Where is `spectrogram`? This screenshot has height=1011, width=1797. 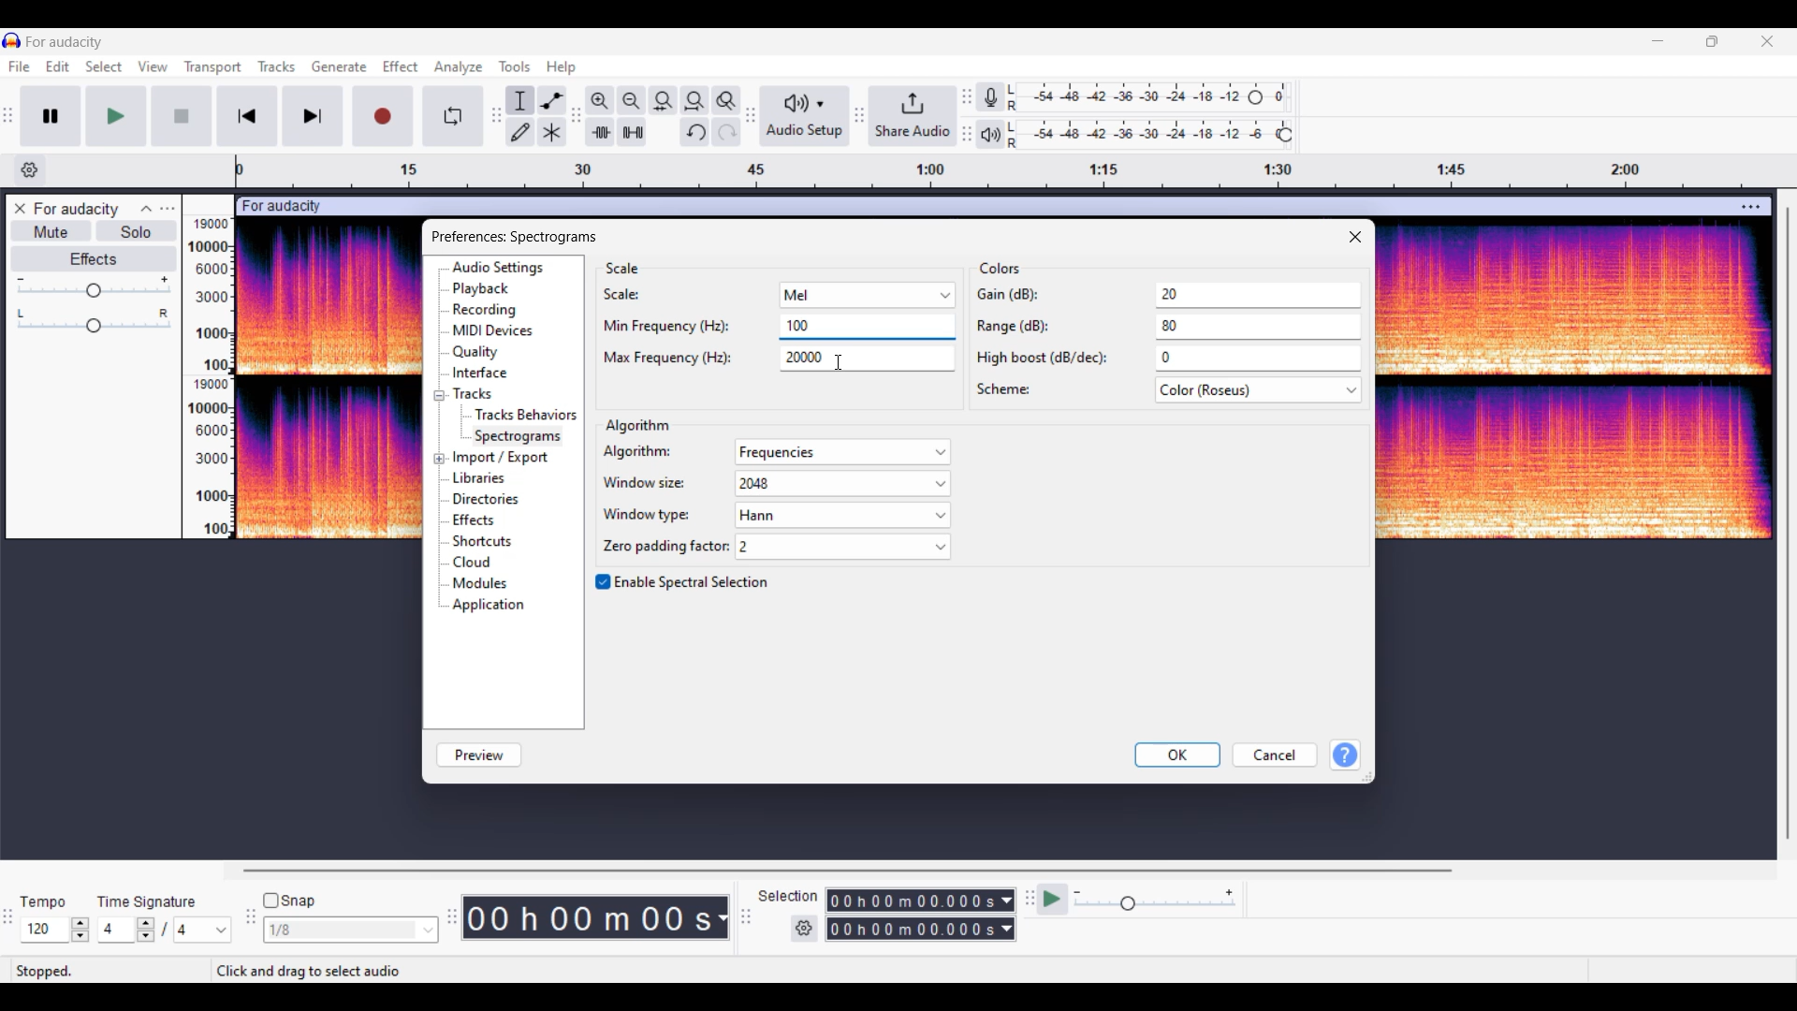
spectrogram is located at coordinates (520, 435).